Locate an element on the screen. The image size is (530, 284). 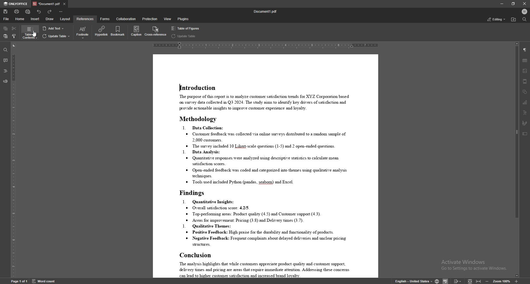
paragraph is located at coordinates (525, 50).